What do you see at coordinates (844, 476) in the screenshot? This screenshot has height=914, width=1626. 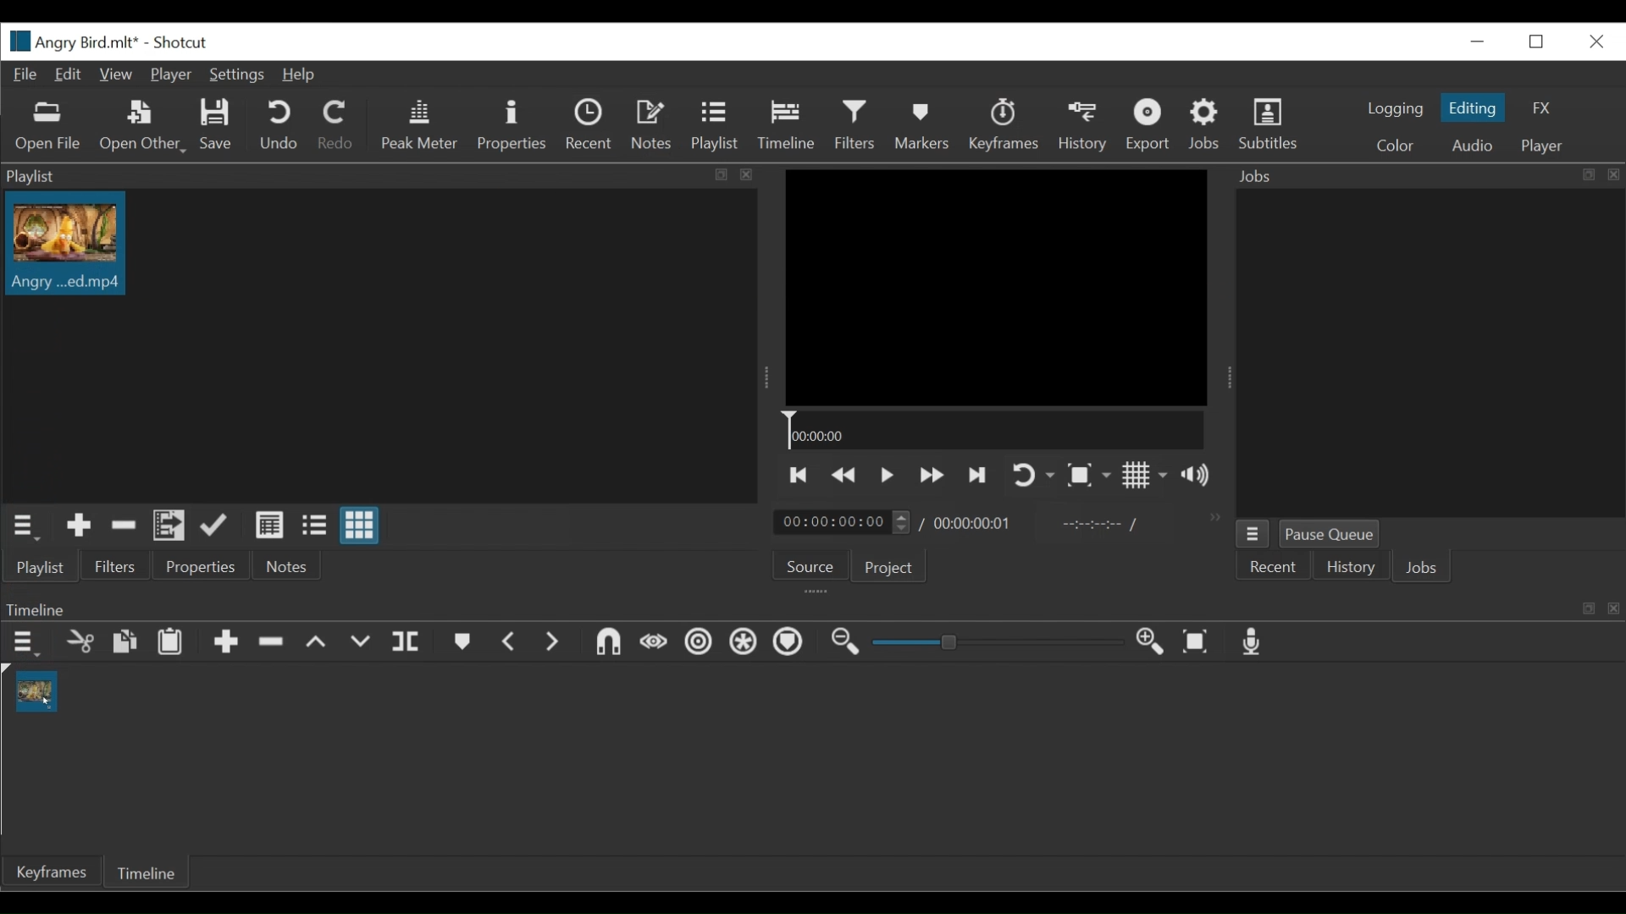 I see `Play backward quickly` at bounding box center [844, 476].